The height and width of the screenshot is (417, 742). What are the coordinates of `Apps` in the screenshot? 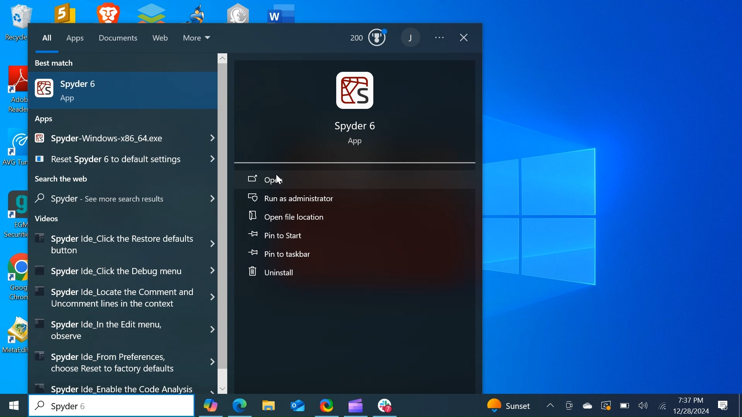 It's located at (46, 119).